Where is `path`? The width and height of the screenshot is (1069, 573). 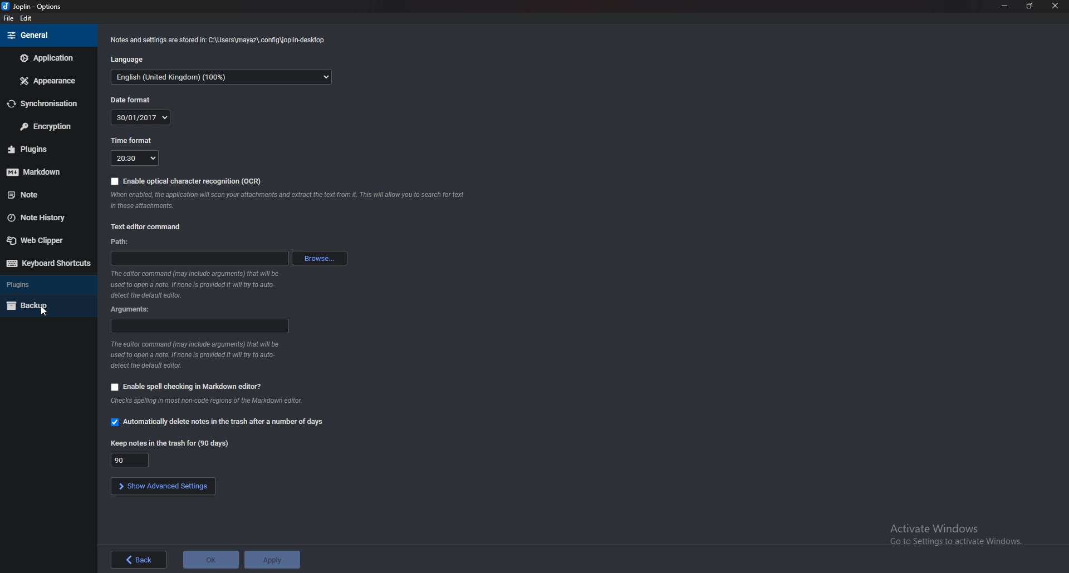 path is located at coordinates (119, 243).